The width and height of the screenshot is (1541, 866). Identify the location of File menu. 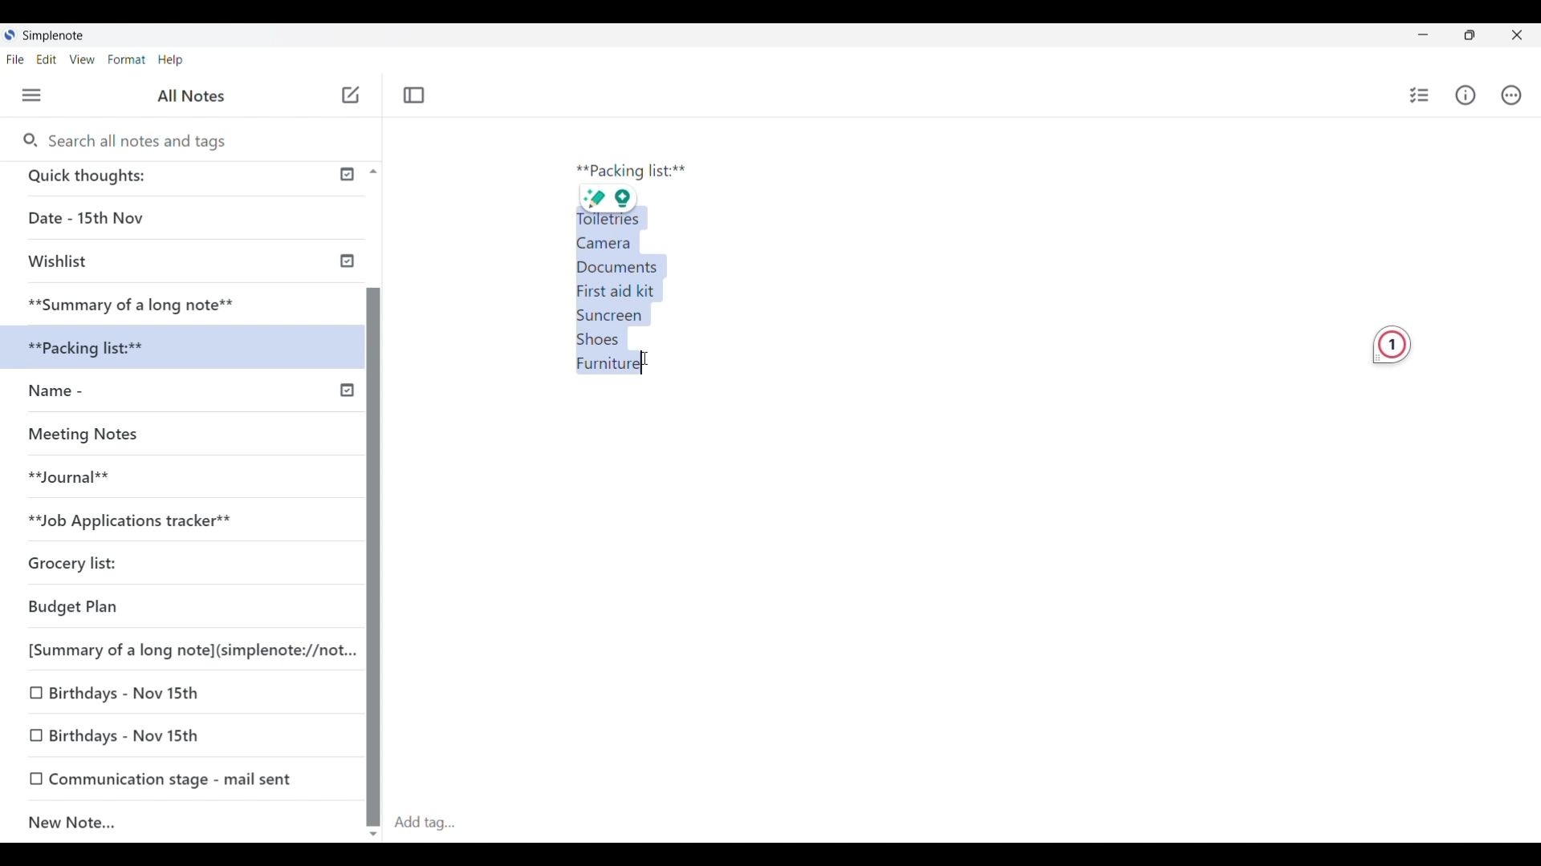
(15, 59).